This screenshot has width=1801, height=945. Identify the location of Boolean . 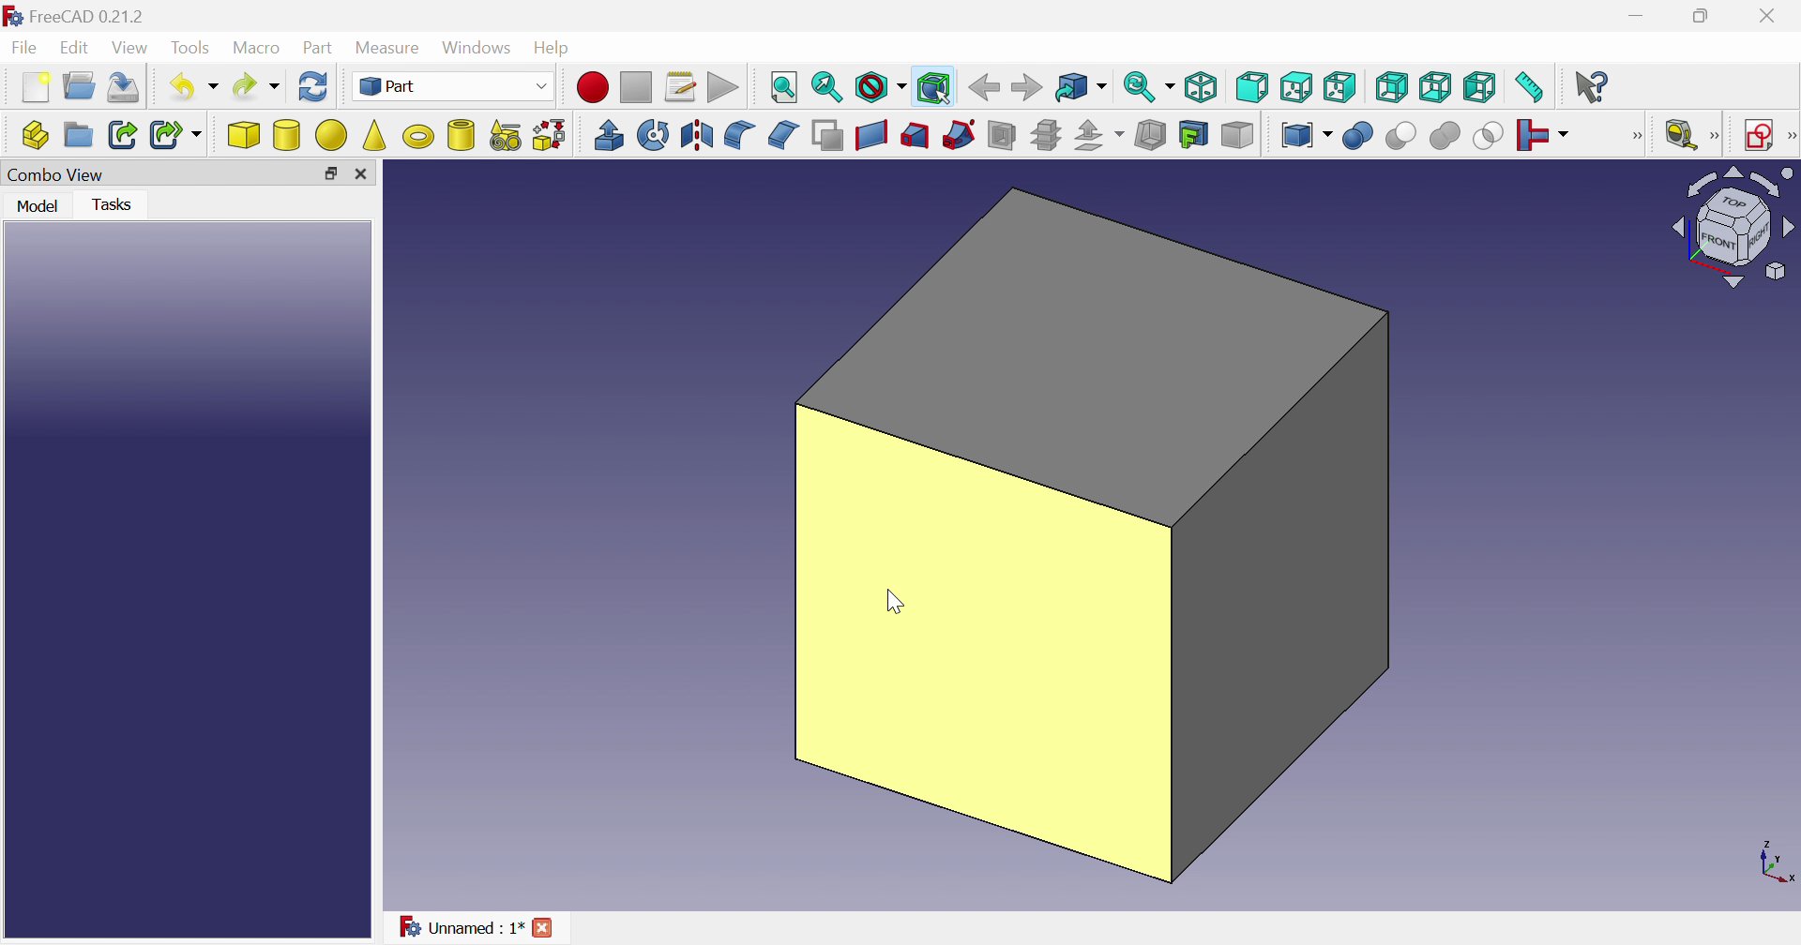
(1357, 136).